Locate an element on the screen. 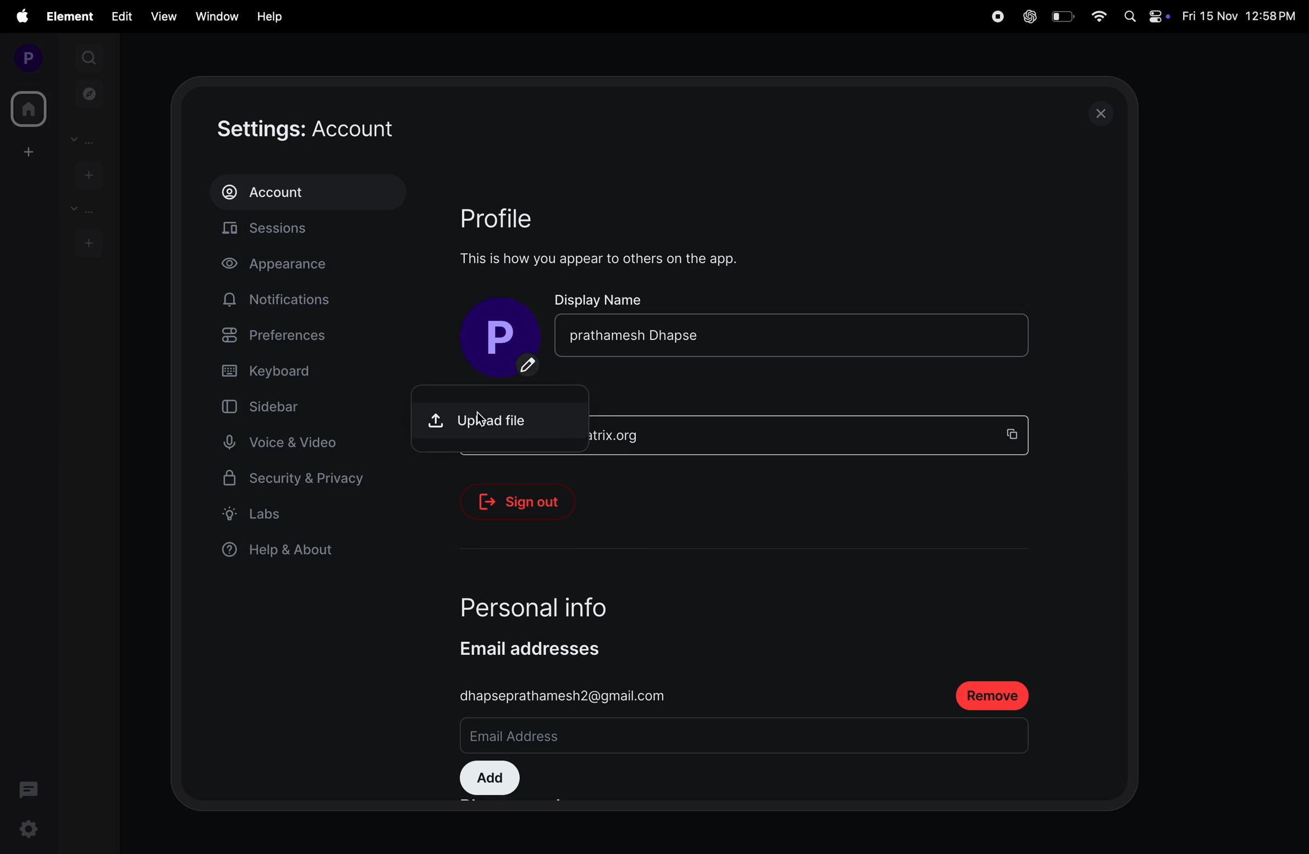 This screenshot has width=1309, height=854. name is located at coordinates (751, 333).